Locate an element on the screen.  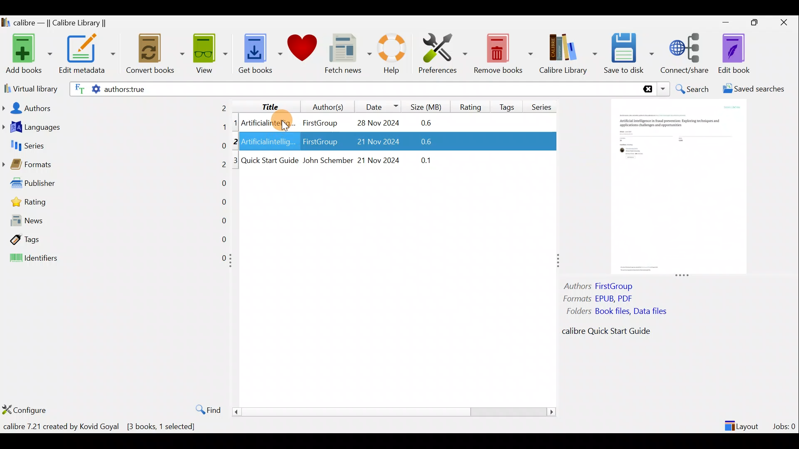
1 is located at coordinates (236, 123).